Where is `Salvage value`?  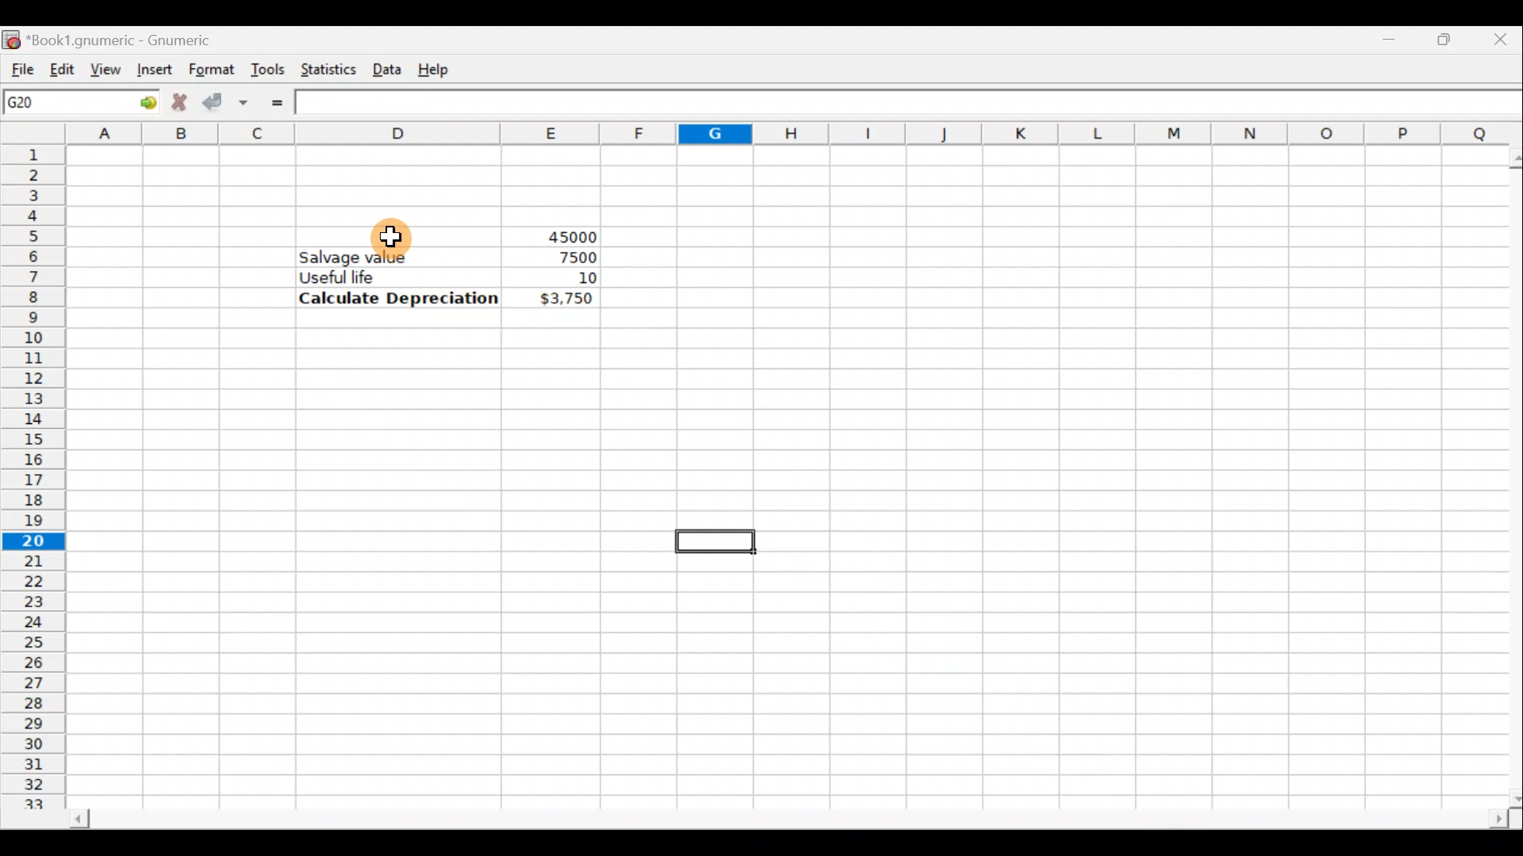 Salvage value is located at coordinates (384, 257).